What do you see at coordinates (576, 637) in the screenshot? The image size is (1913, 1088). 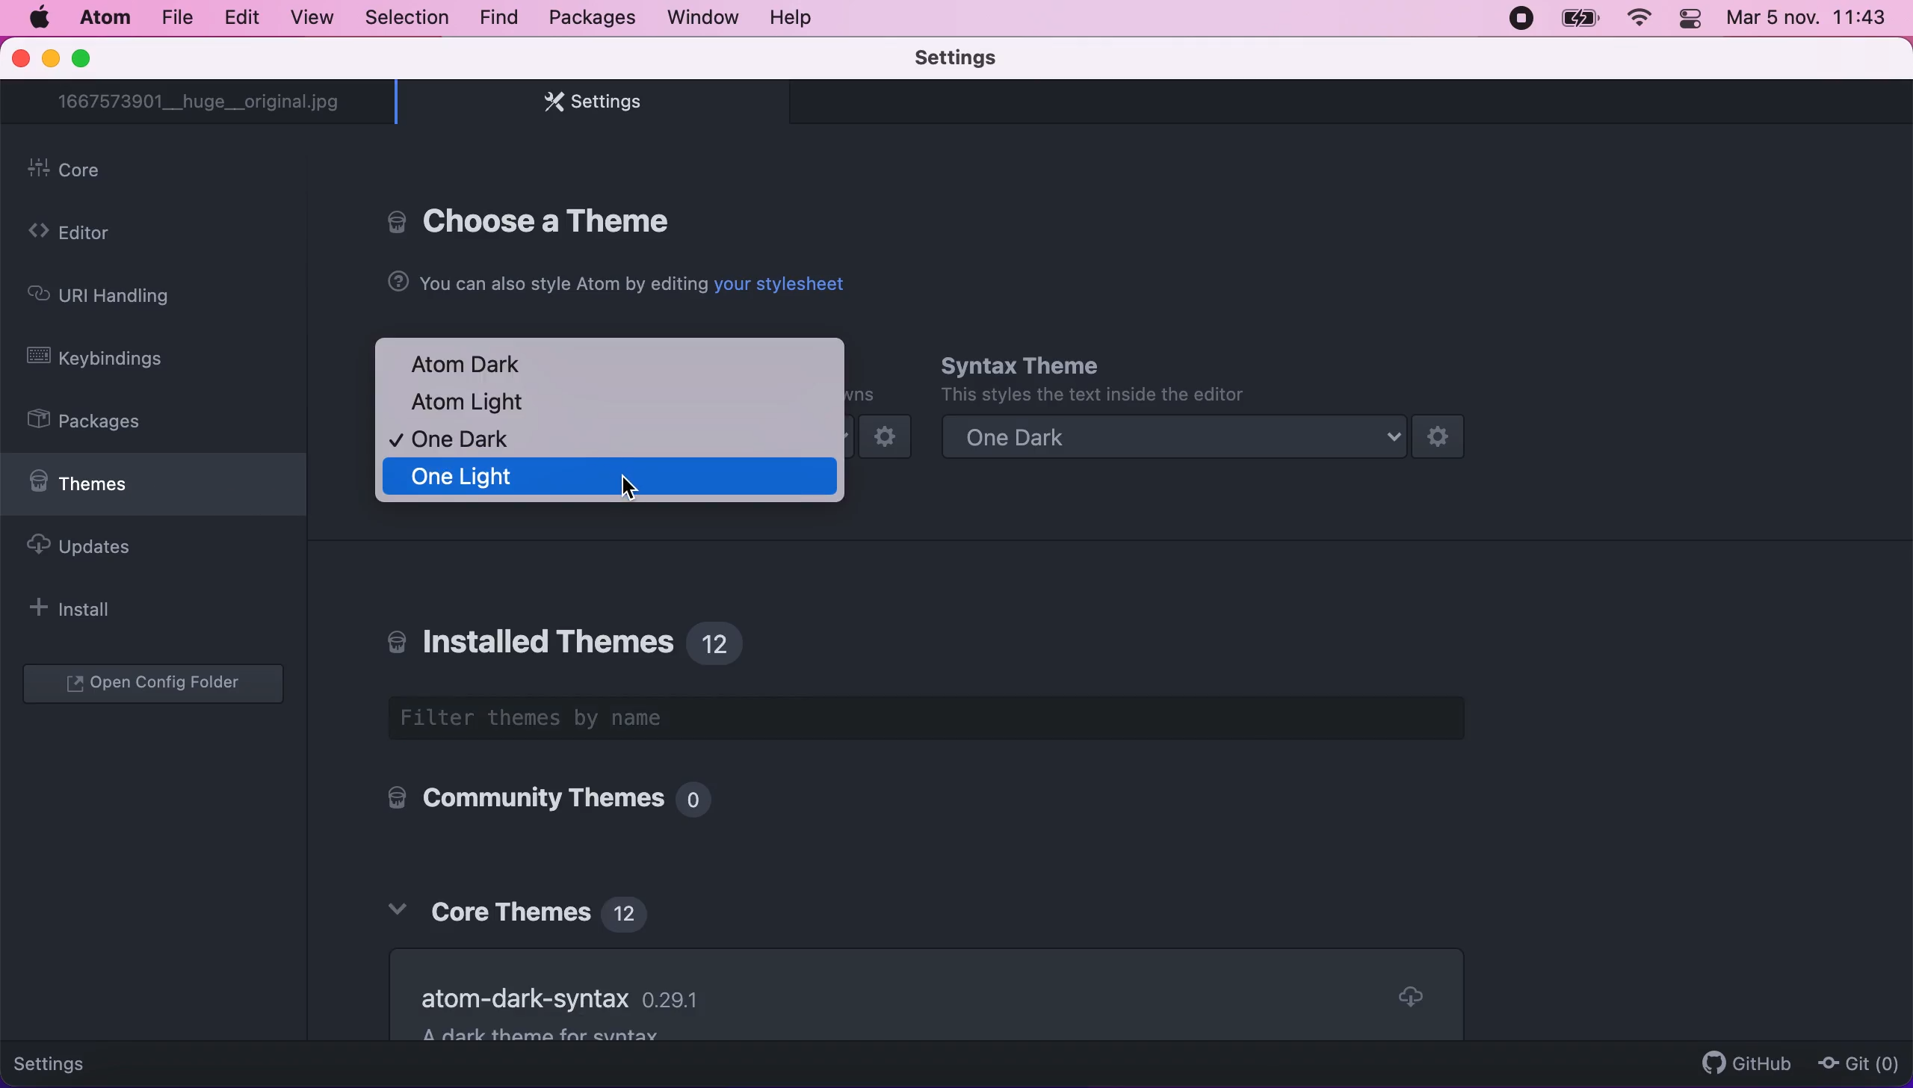 I see `installed themes` at bounding box center [576, 637].